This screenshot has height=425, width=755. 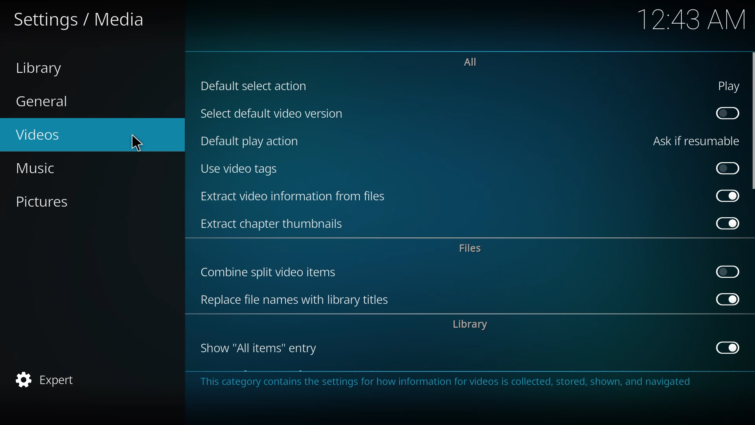 What do you see at coordinates (44, 102) in the screenshot?
I see `general` at bounding box center [44, 102].